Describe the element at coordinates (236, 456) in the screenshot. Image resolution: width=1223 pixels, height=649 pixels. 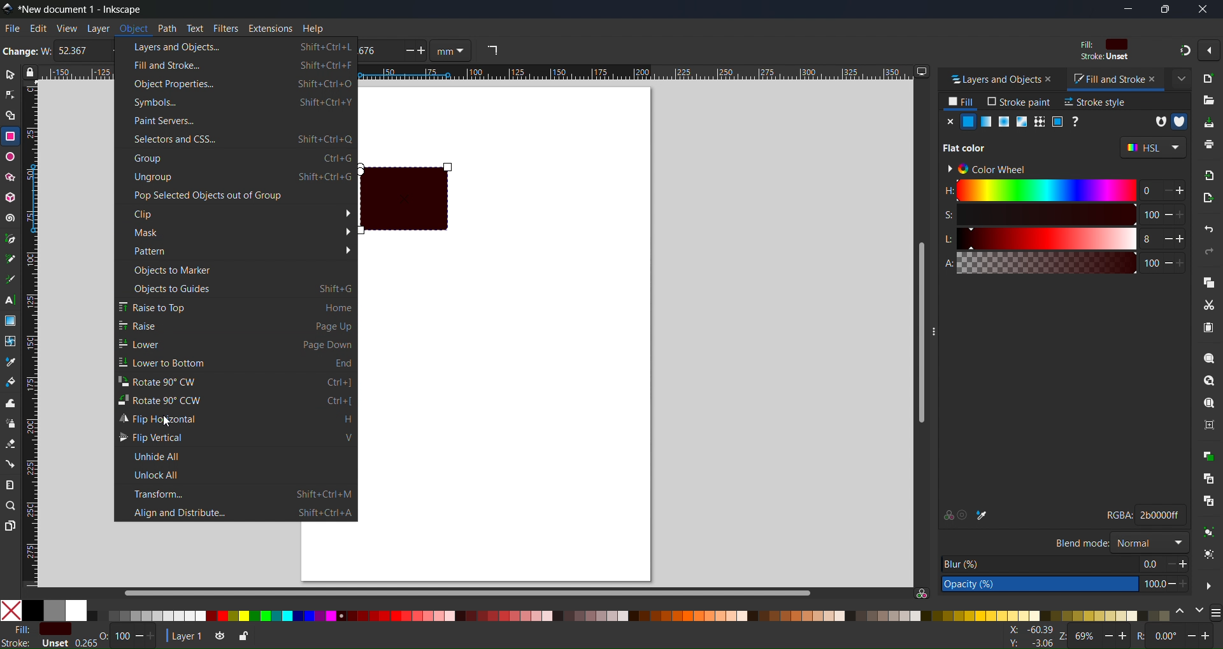
I see `Unhide All` at that location.